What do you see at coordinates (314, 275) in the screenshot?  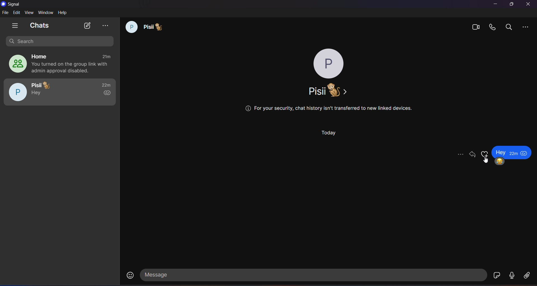 I see `message` at bounding box center [314, 275].